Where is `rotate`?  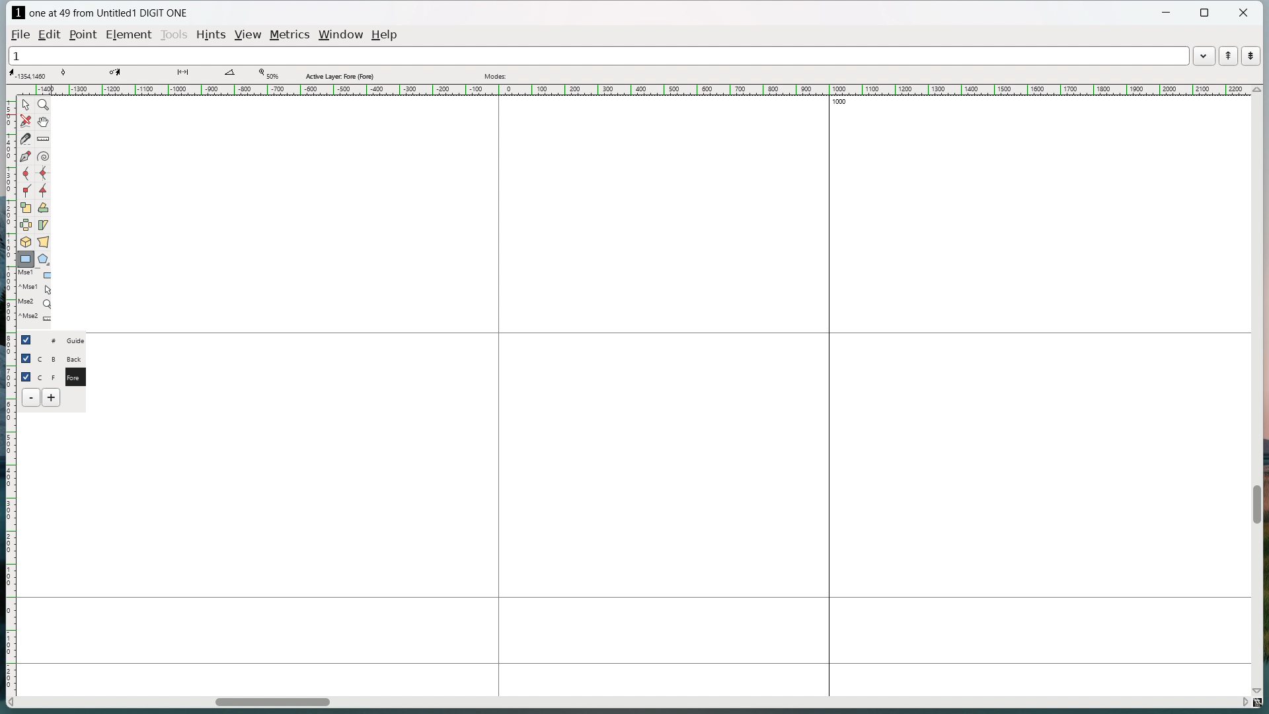
rotate is located at coordinates (43, 208).